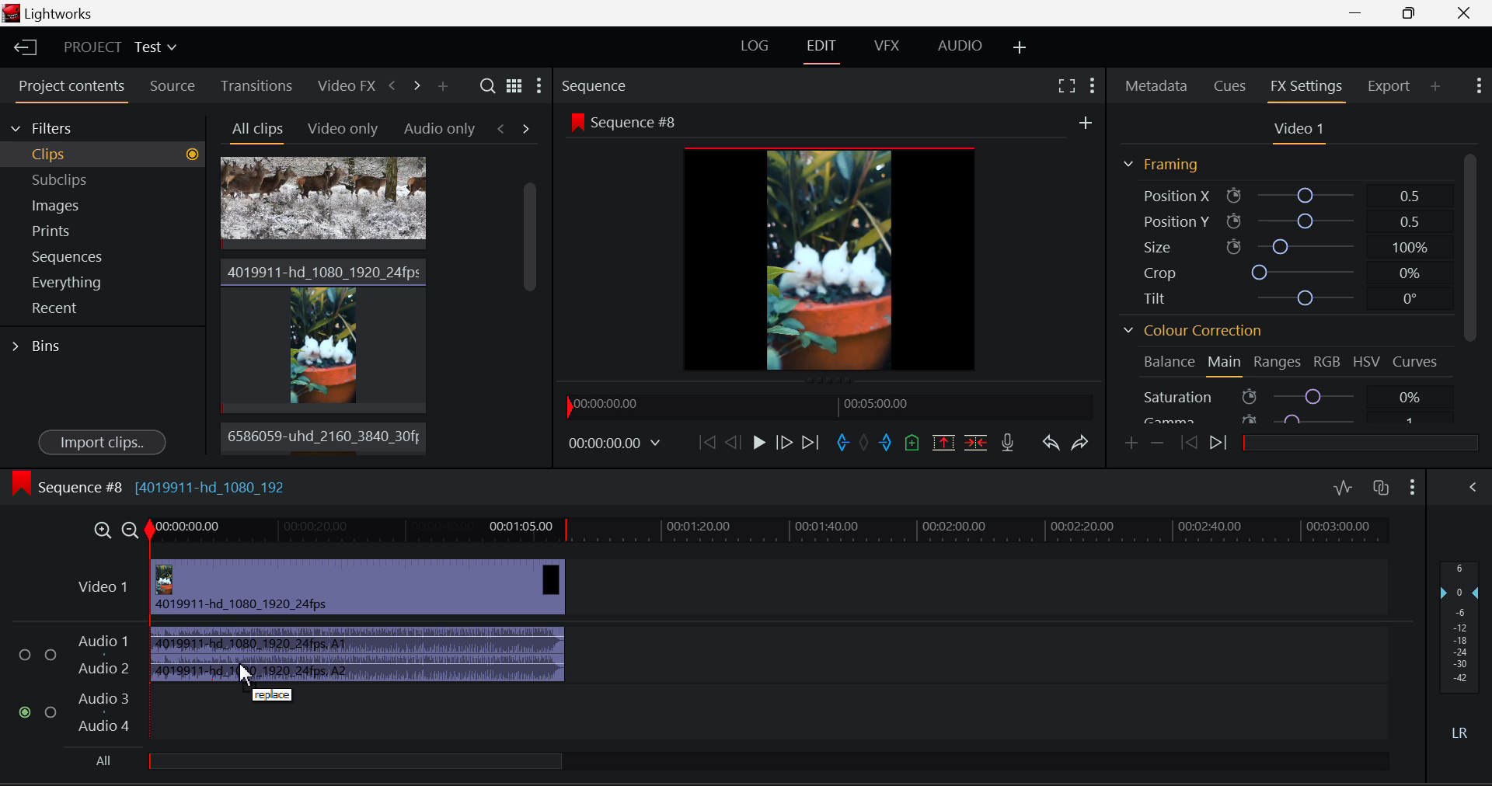 The width and height of the screenshot is (1492, 786). What do you see at coordinates (1413, 485) in the screenshot?
I see `Show Settings` at bounding box center [1413, 485].